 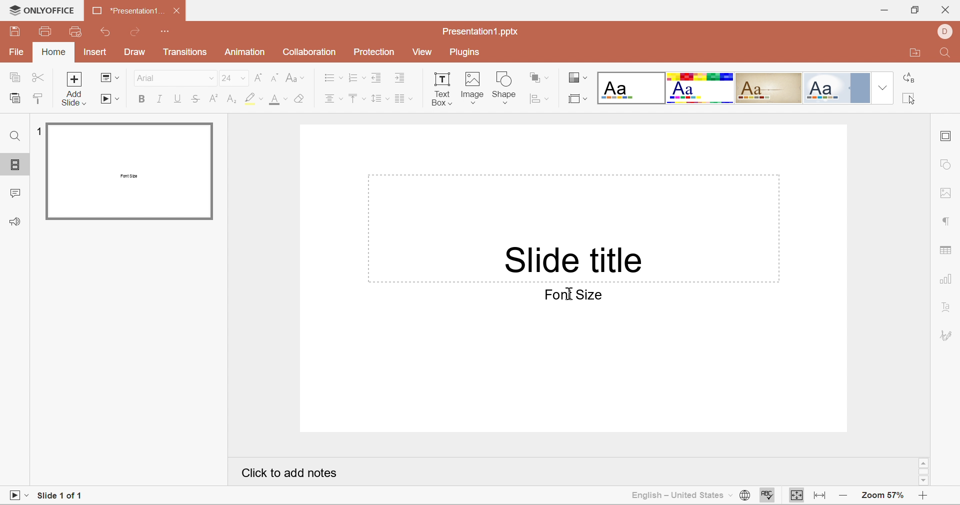 What do you see at coordinates (677, 496) in the screenshot?
I see `English - United States` at bounding box center [677, 496].